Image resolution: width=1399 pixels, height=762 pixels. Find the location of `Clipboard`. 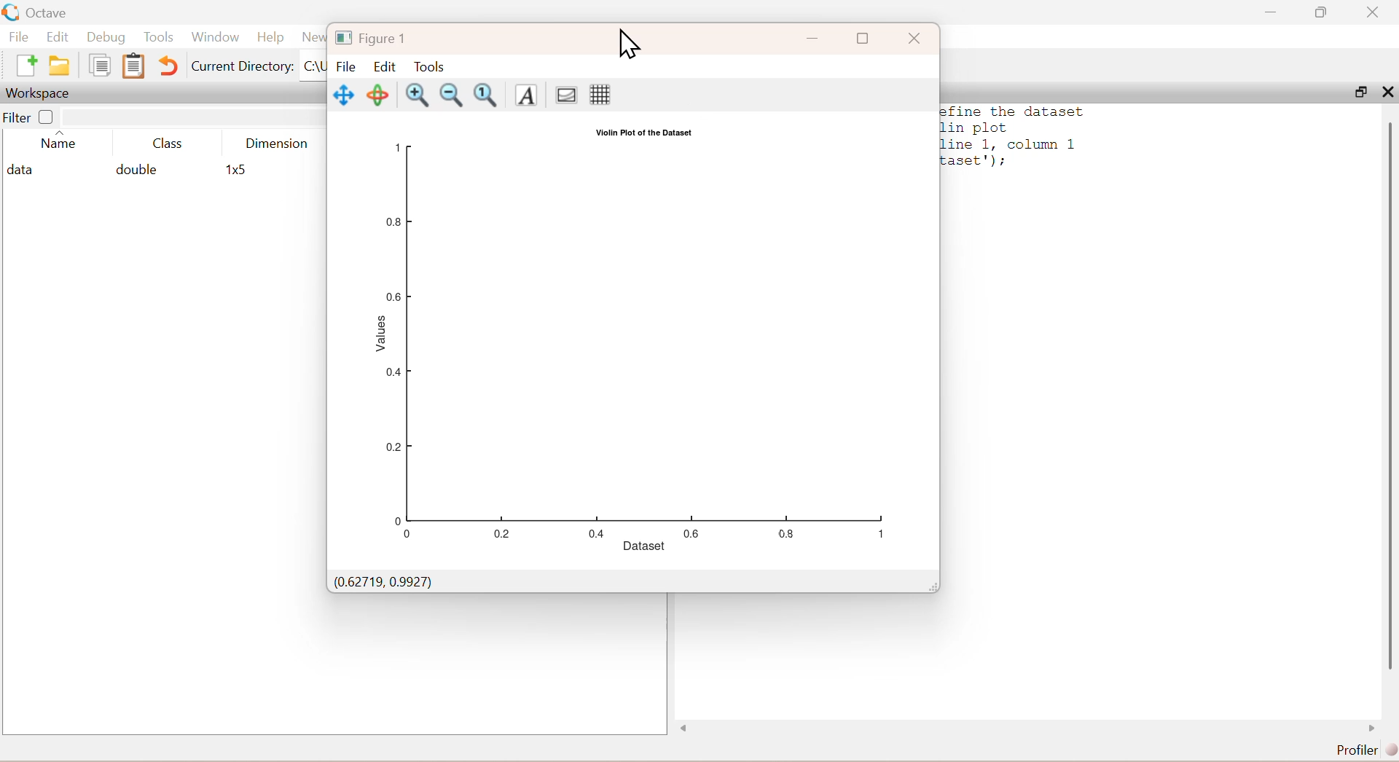

Clipboard is located at coordinates (134, 66).